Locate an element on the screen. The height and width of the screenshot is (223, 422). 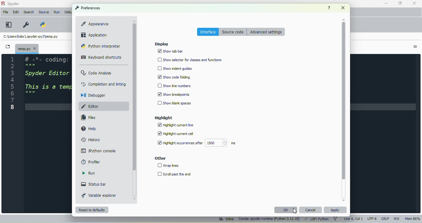
cursor is located at coordinates (295, 211).